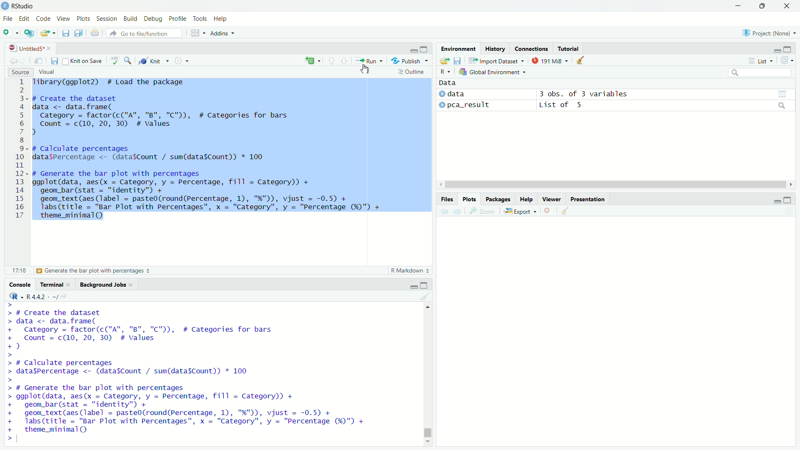  Describe the element at coordinates (55, 61) in the screenshot. I see `save current document` at that location.